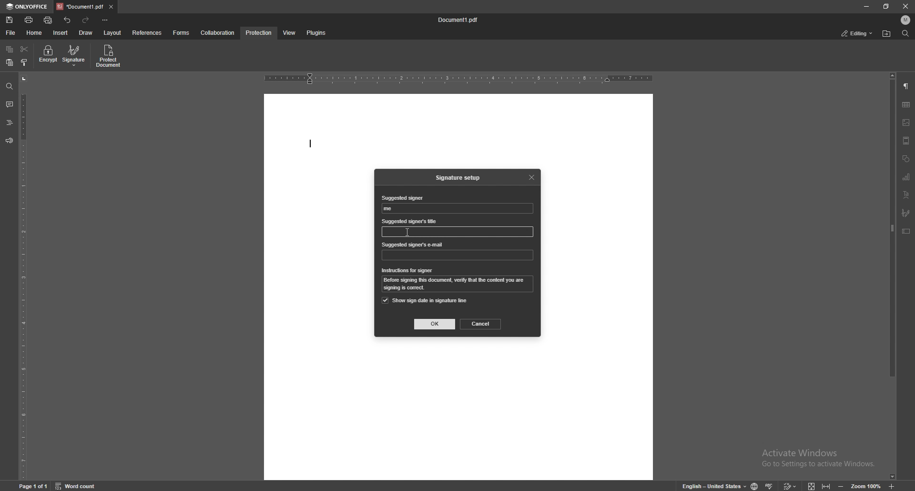  I want to click on layout, so click(112, 33).